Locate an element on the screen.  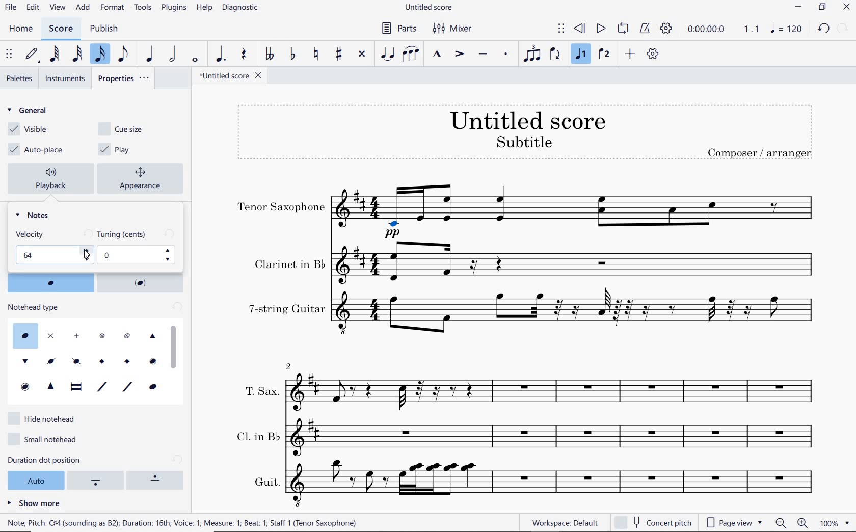
TOGGLE NATURAL is located at coordinates (316, 54).